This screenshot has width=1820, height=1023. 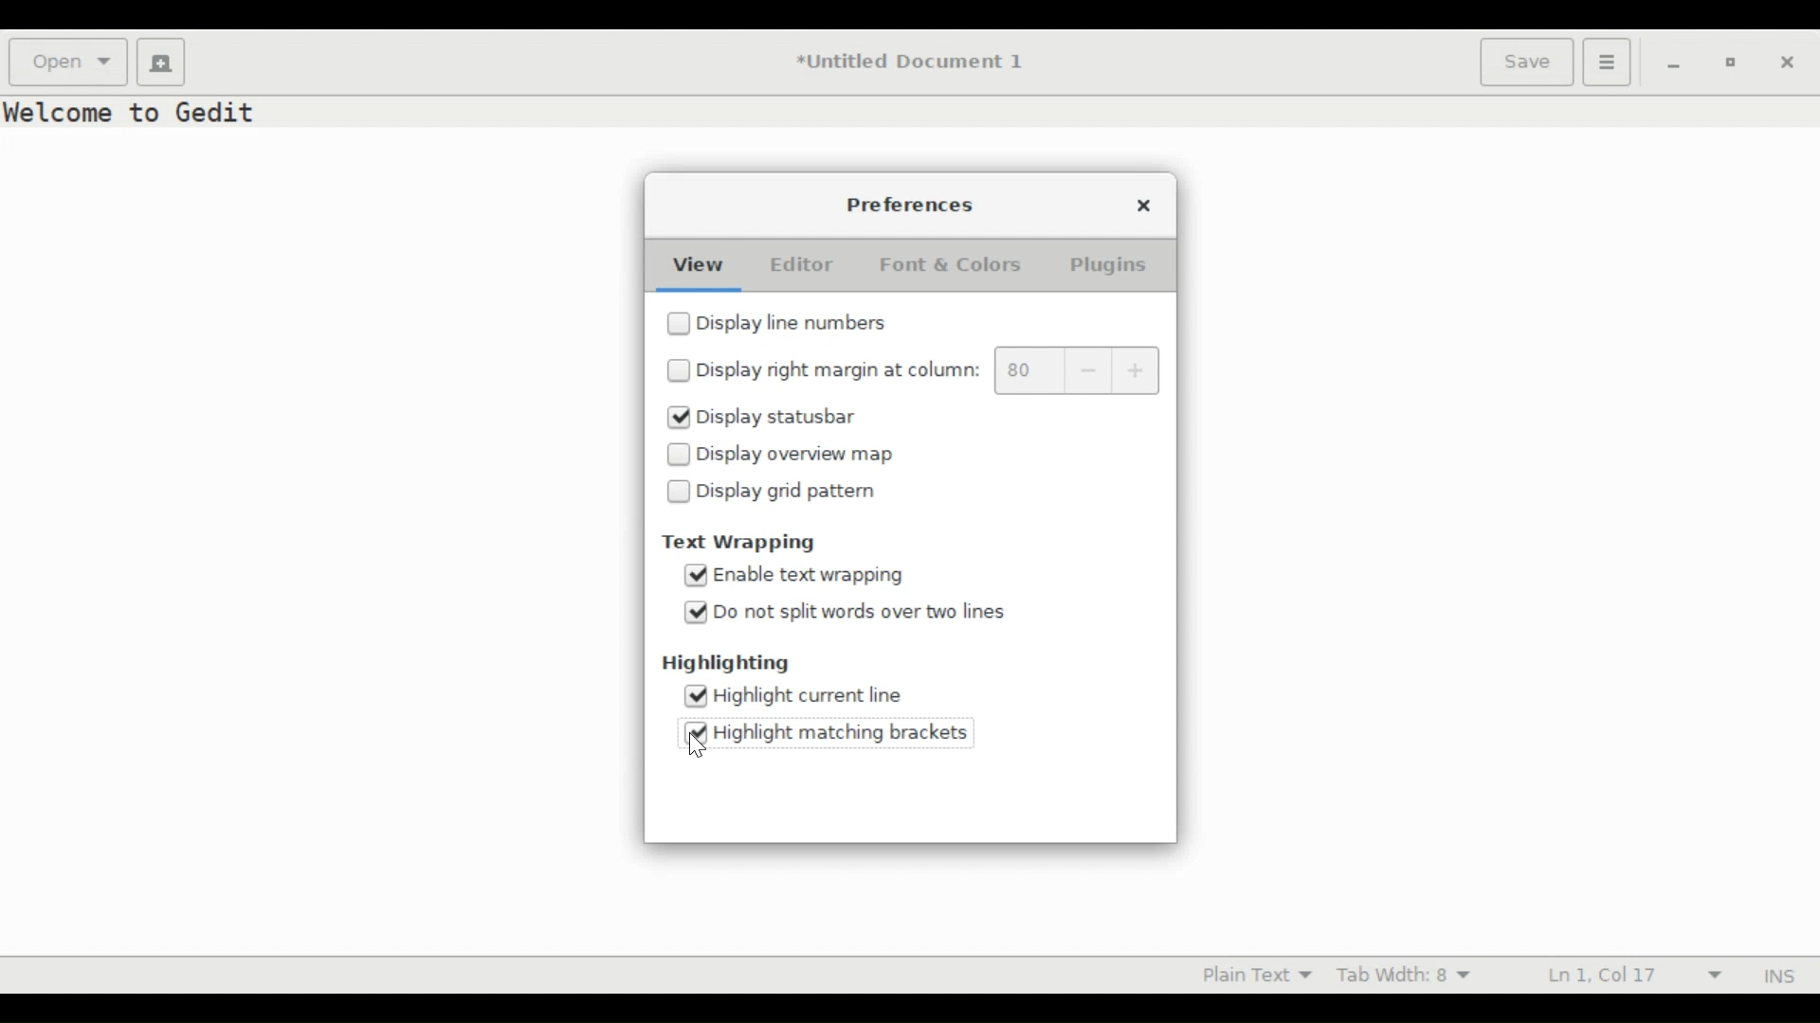 What do you see at coordinates (161, 63) in the screenshot?
I see `Create a new document` at bounding box center [161, 63].